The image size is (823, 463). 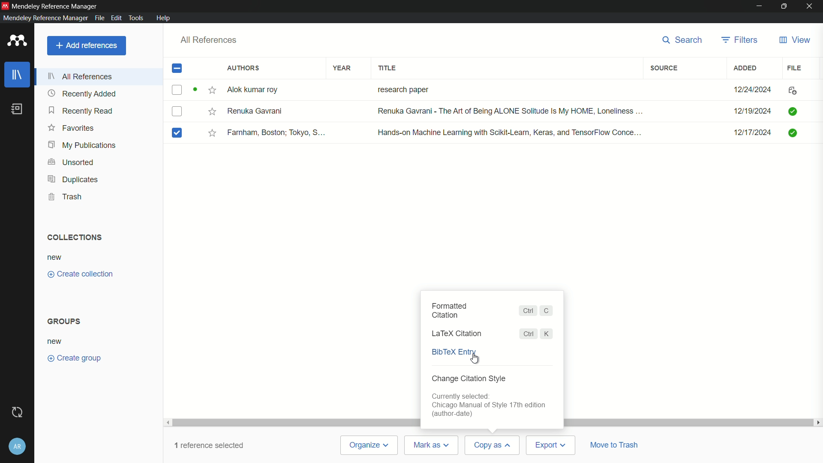 What do you see at coordinates (472, 360) in the screenshot?
I see `cursor` at bounding box center [472, 360].